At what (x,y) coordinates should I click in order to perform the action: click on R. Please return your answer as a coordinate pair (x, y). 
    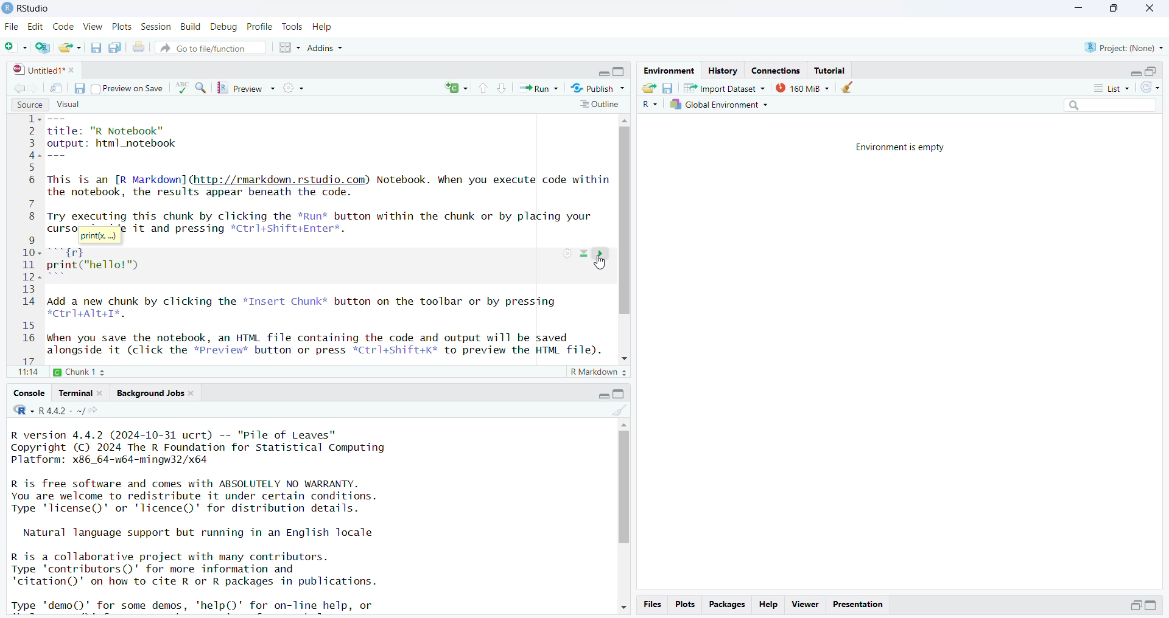
    Looking at the image, I should click on (648, 105).